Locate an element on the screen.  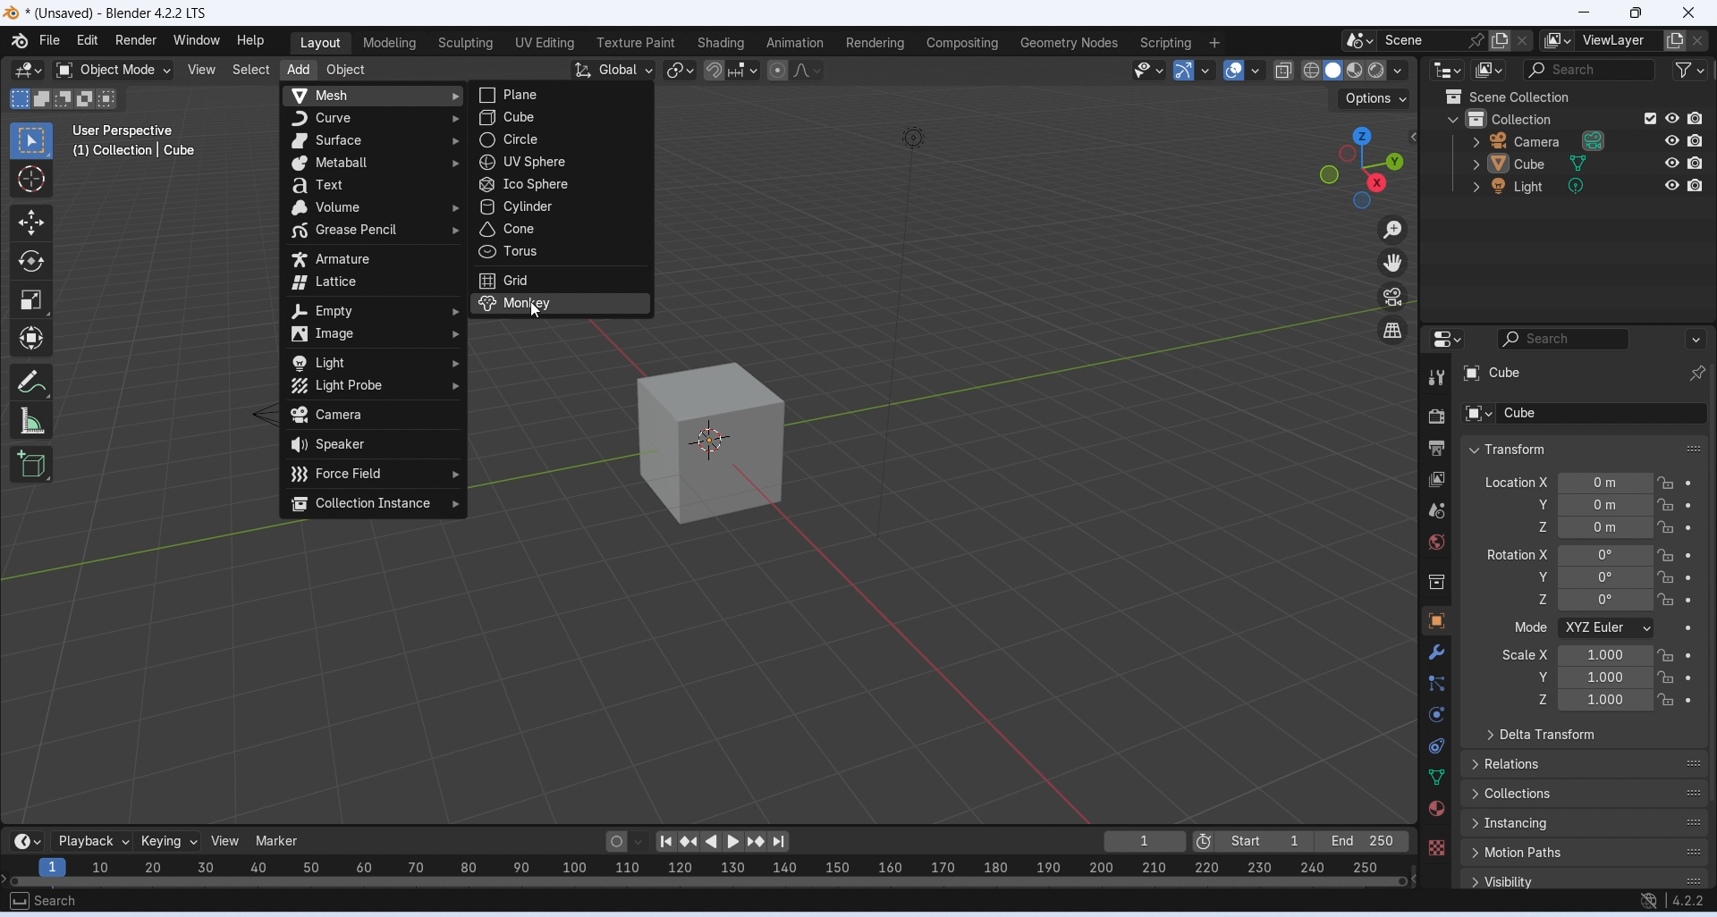
material is located at coordinates (1435, 808).